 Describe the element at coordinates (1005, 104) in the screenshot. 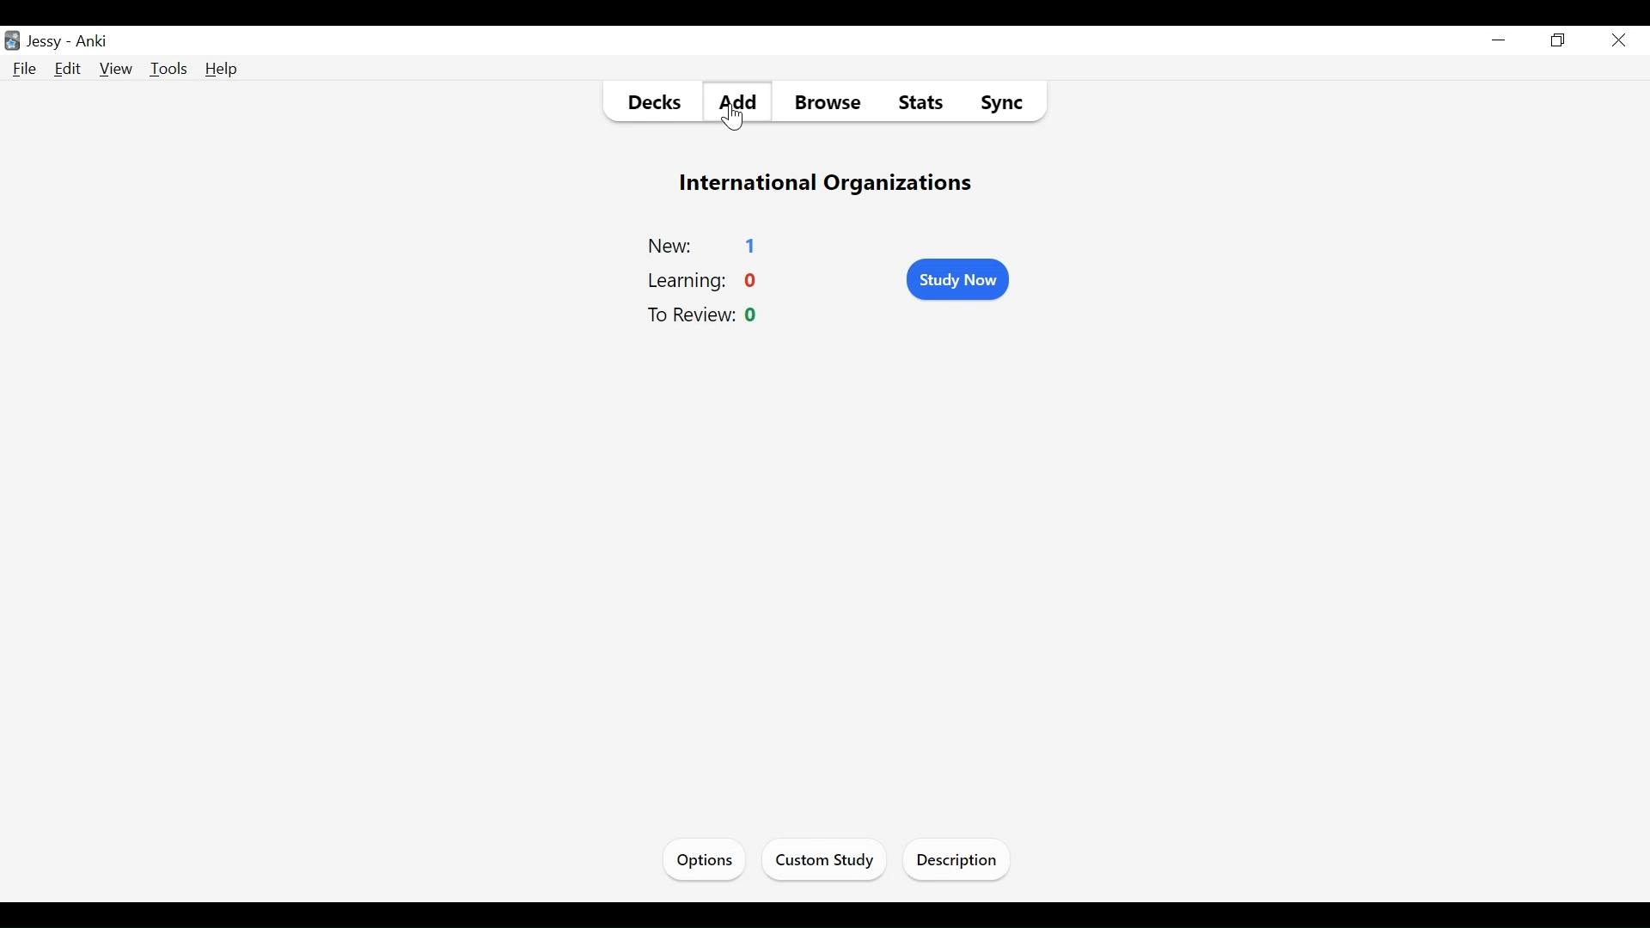

I see `sync` at that location.